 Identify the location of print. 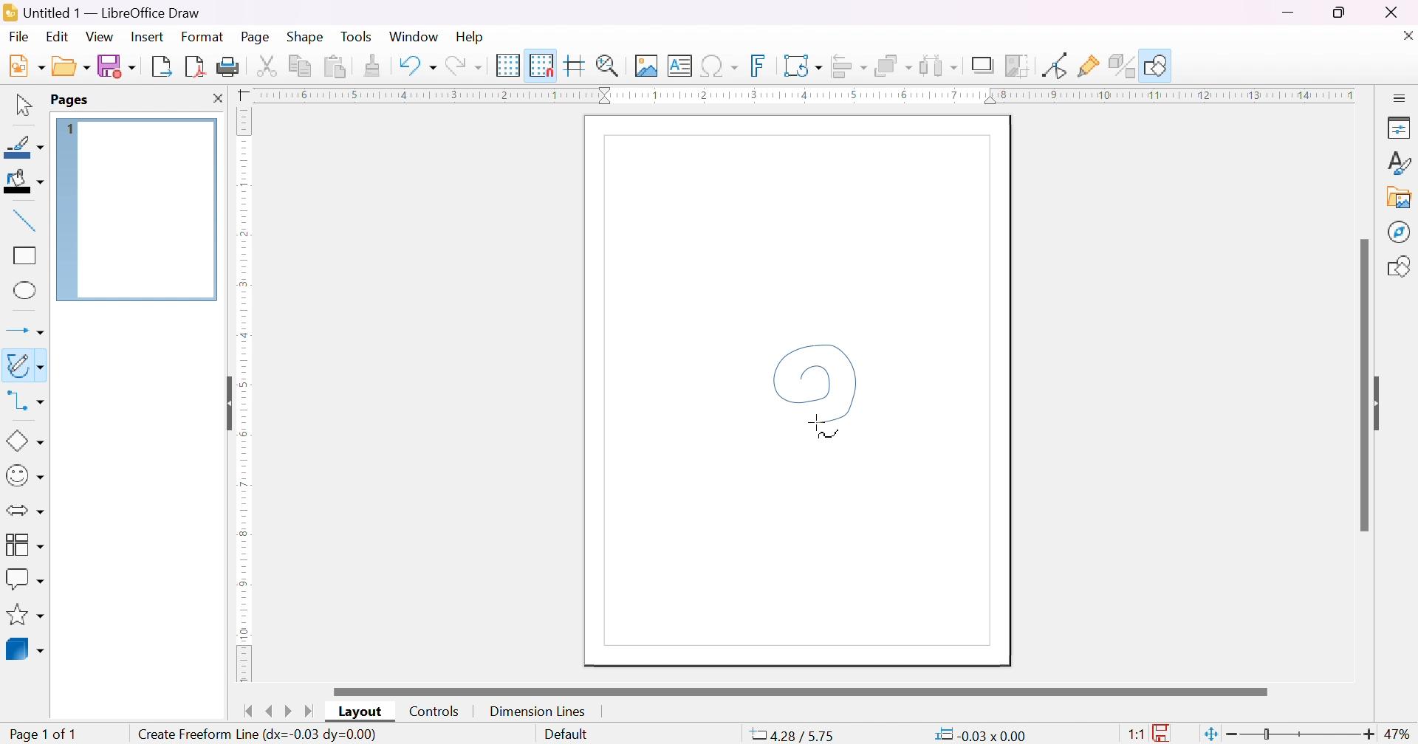
(230, 67).